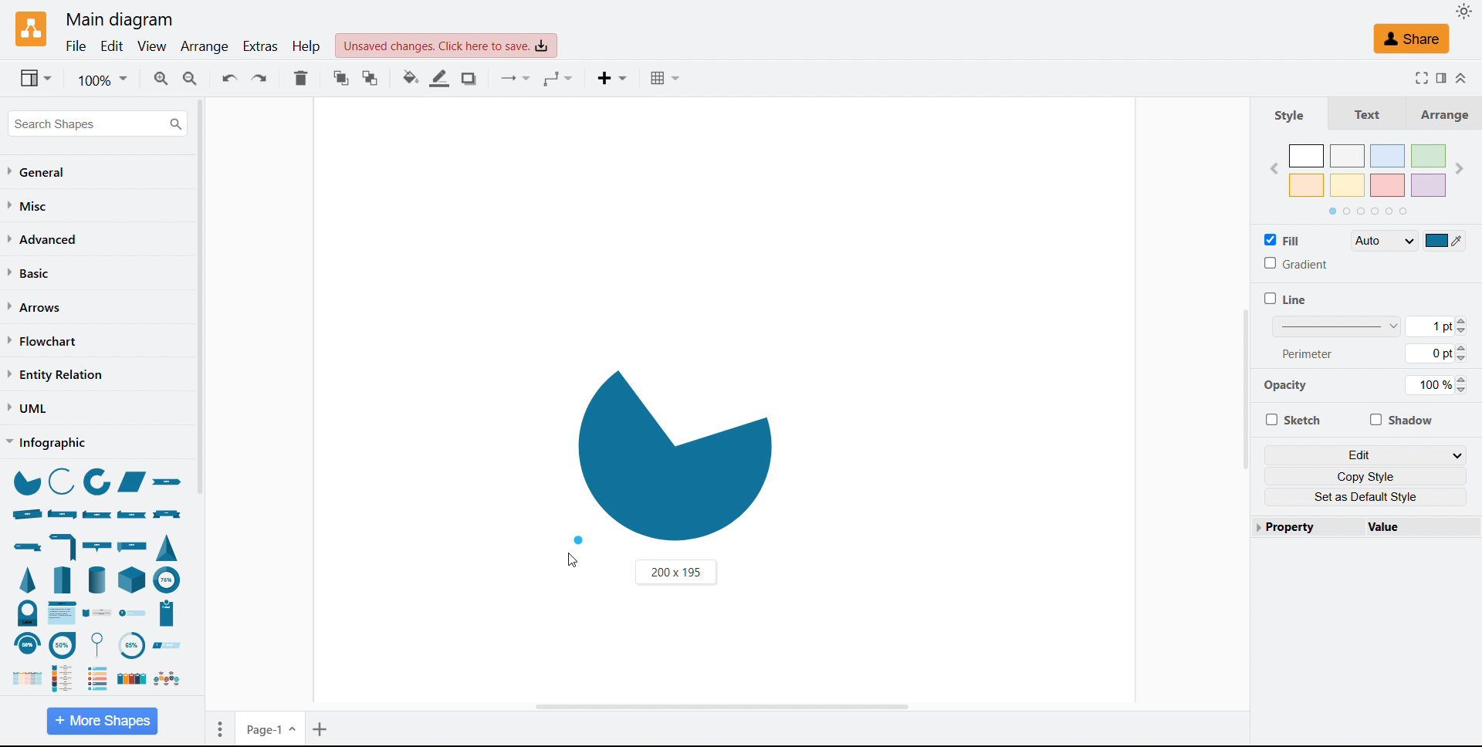  Describe the element at coordinates (1436, 385) in the screenshot. I see `Set opacity ` at that location.